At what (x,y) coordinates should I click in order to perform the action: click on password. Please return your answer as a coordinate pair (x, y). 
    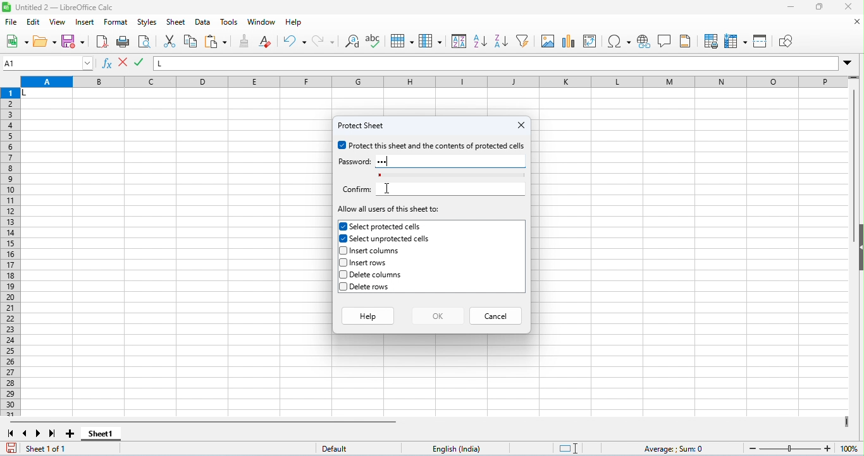
    Looking at the image, I should click on (354, 162).